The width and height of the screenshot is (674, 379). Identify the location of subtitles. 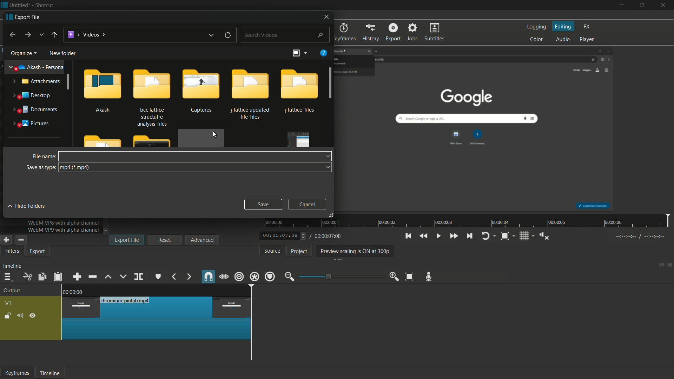
(435, 32).